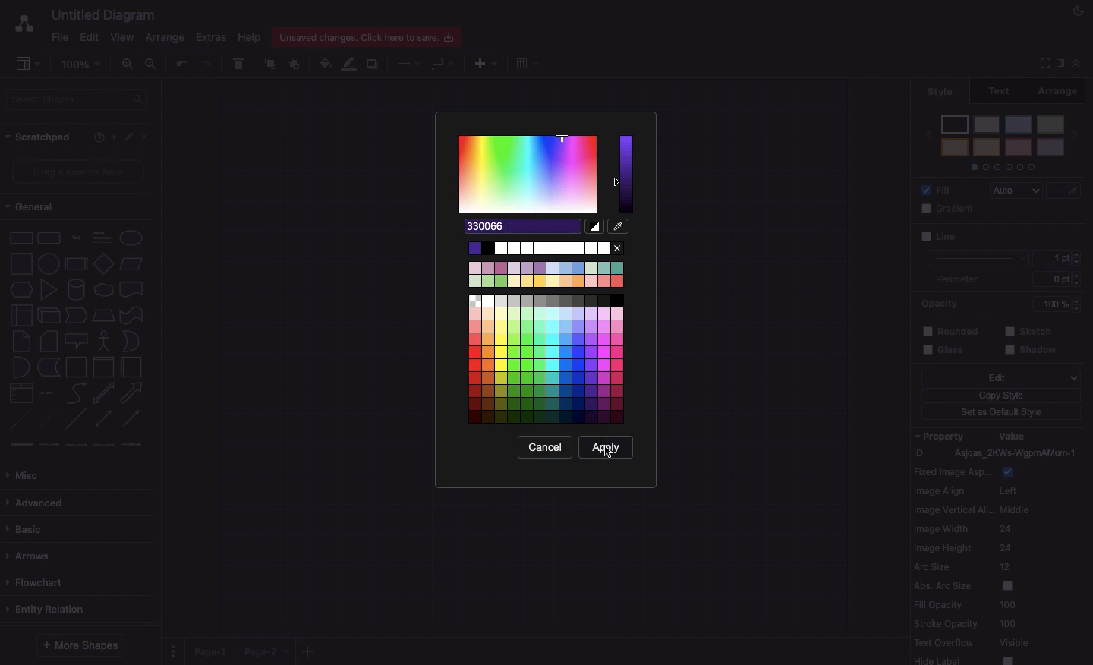 The width and height of the screenshot is (1093, 665). I want to click on Glass, so click(947, 351).